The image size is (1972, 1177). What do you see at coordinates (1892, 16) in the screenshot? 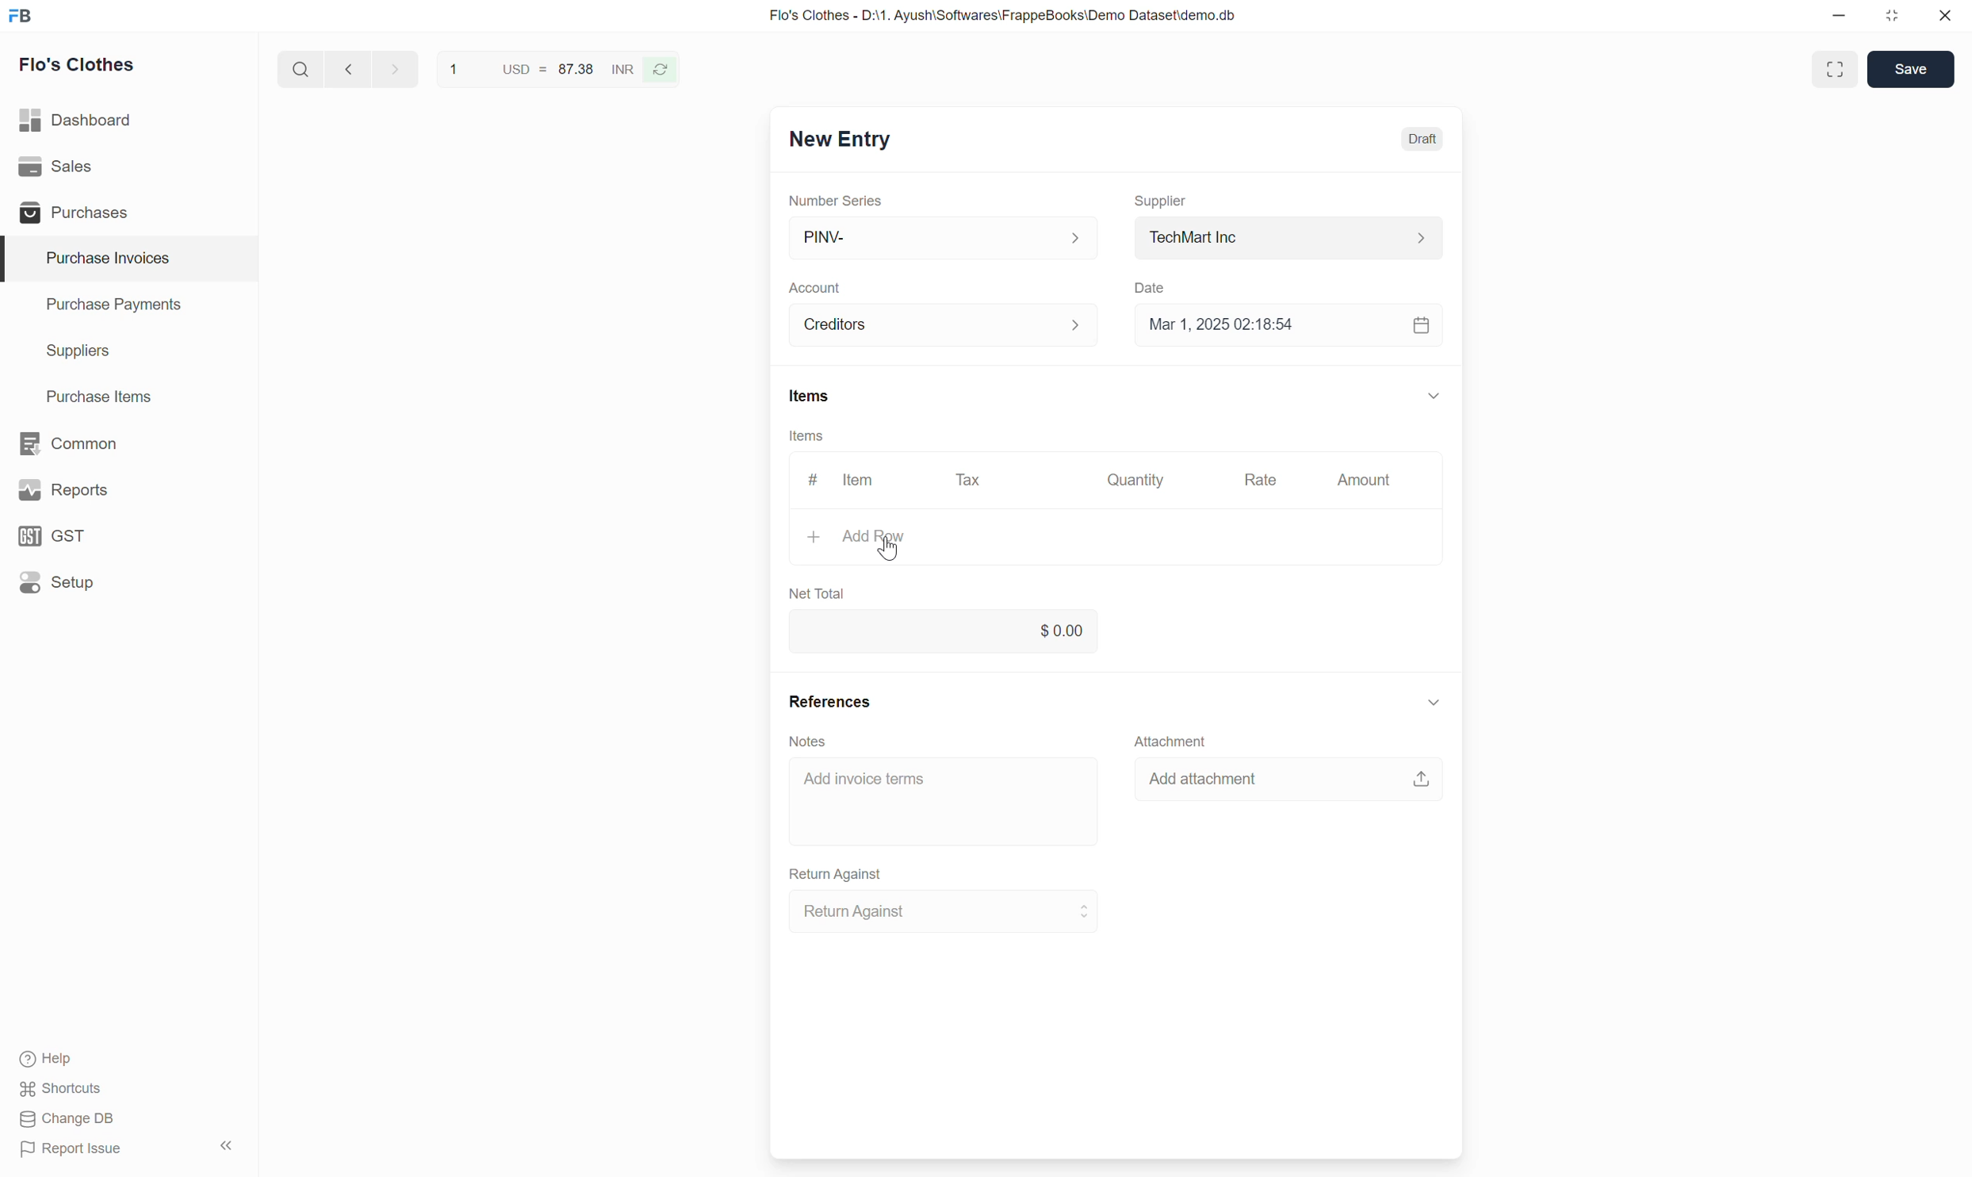
I see `Change dimension` at bounding box center [1892, 16].